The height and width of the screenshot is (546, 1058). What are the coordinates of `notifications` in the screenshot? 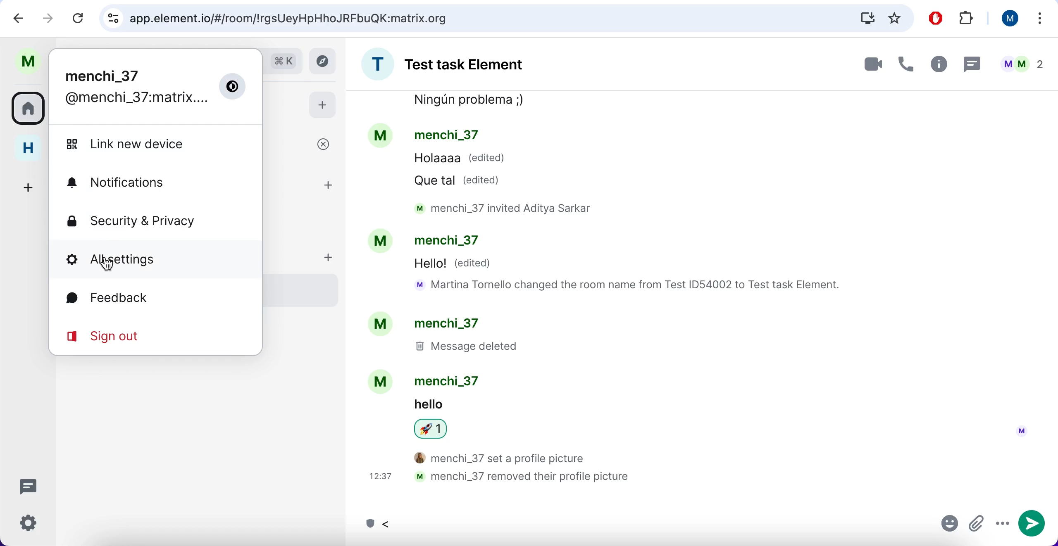 It's located at (144, 181).